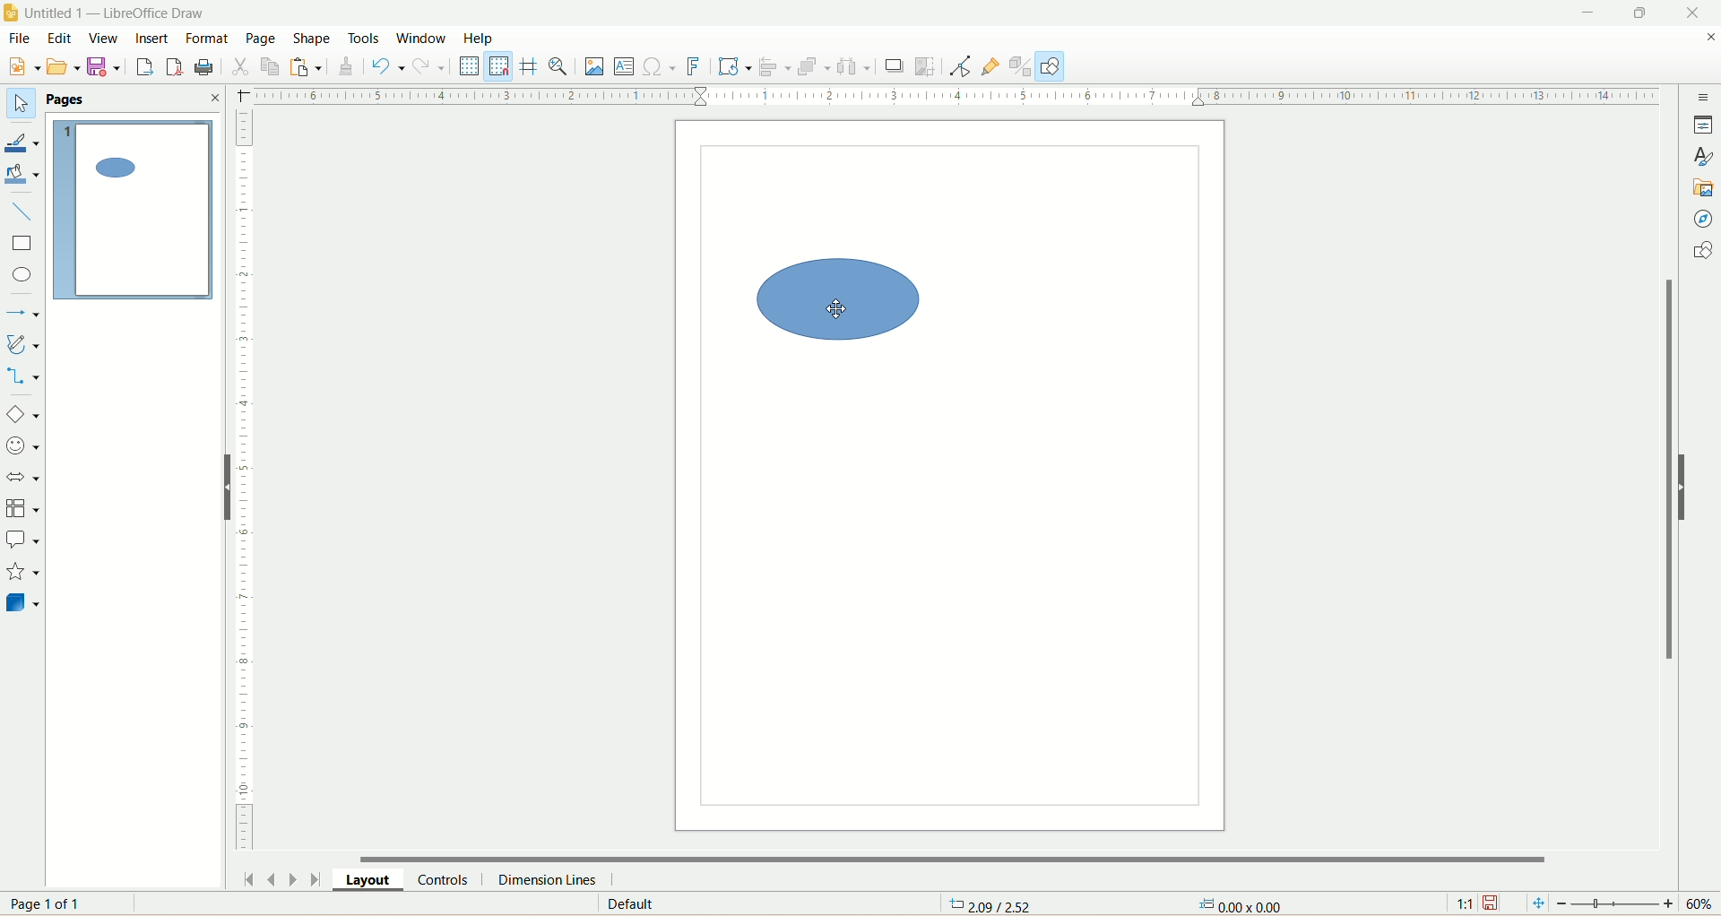 The width and height of the screenshot is (1721, 916). What do you see at coordinates (1706, 220) in the screenshot?
I see `navigator` at bounding box center [1706, 220].